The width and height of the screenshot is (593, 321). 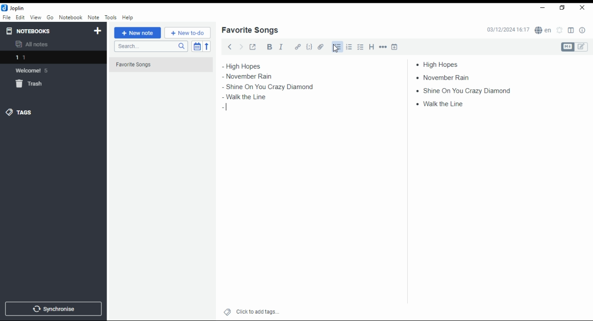 What do you see at coordinates (508, 30) in the screenshot?
I see `03/12/2024 16:16` at bounding box center [508, 30].